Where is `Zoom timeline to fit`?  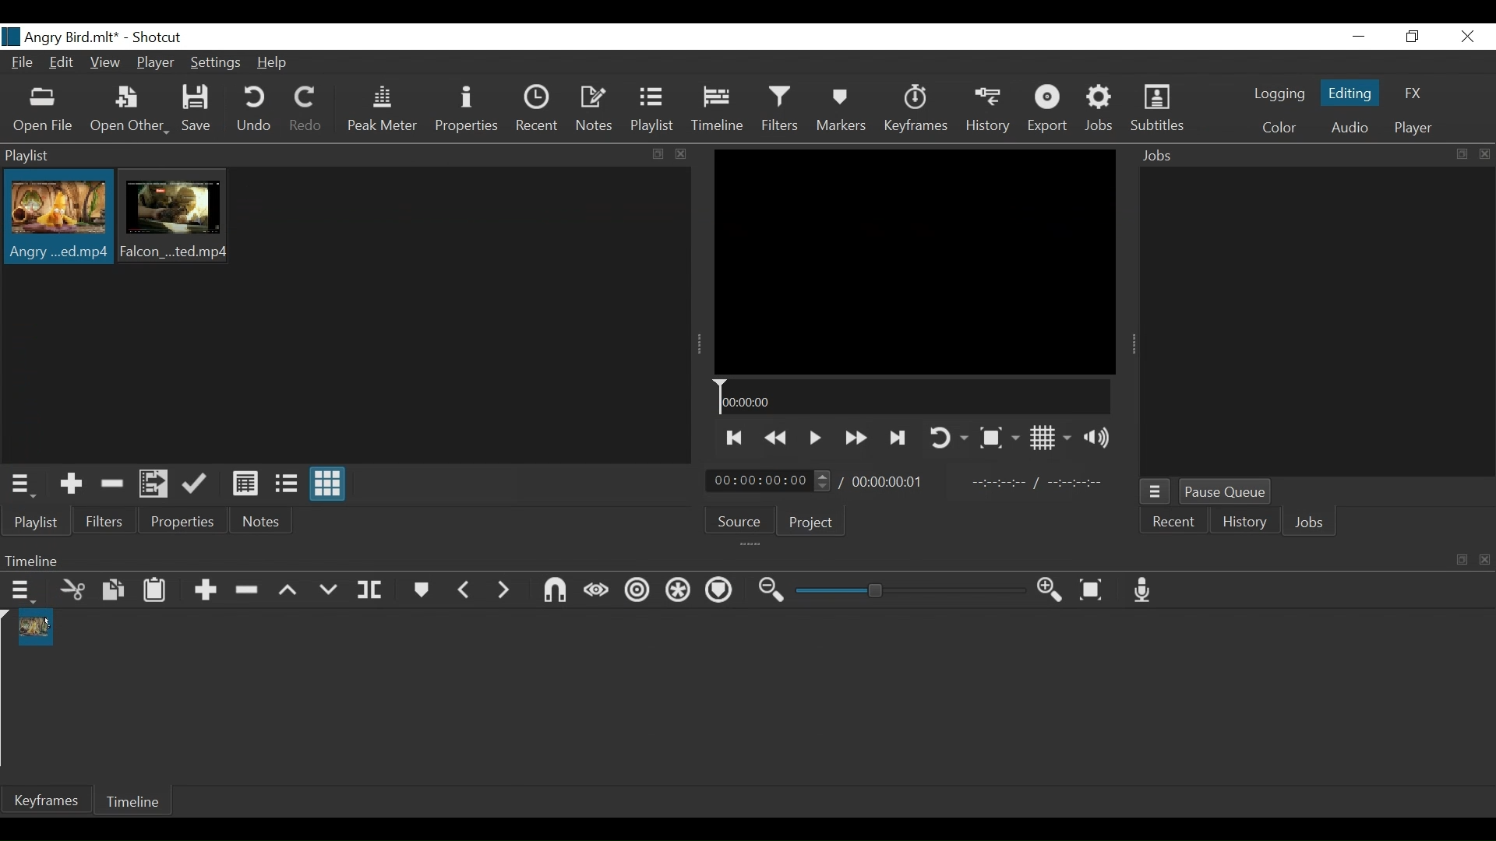 Zoom timeline to fit is located at coordinates (1095, 590).